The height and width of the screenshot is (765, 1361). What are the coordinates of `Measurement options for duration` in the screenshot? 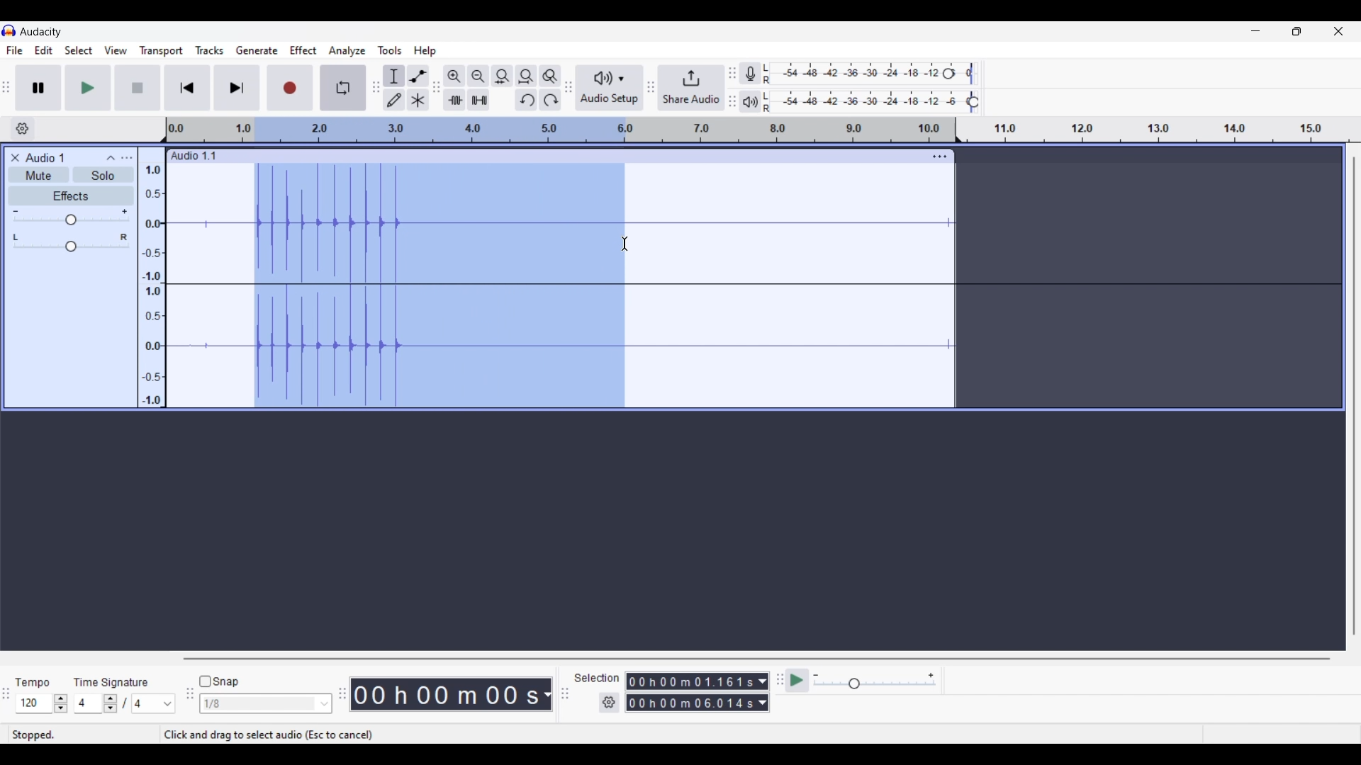 It's located at (546, 695).